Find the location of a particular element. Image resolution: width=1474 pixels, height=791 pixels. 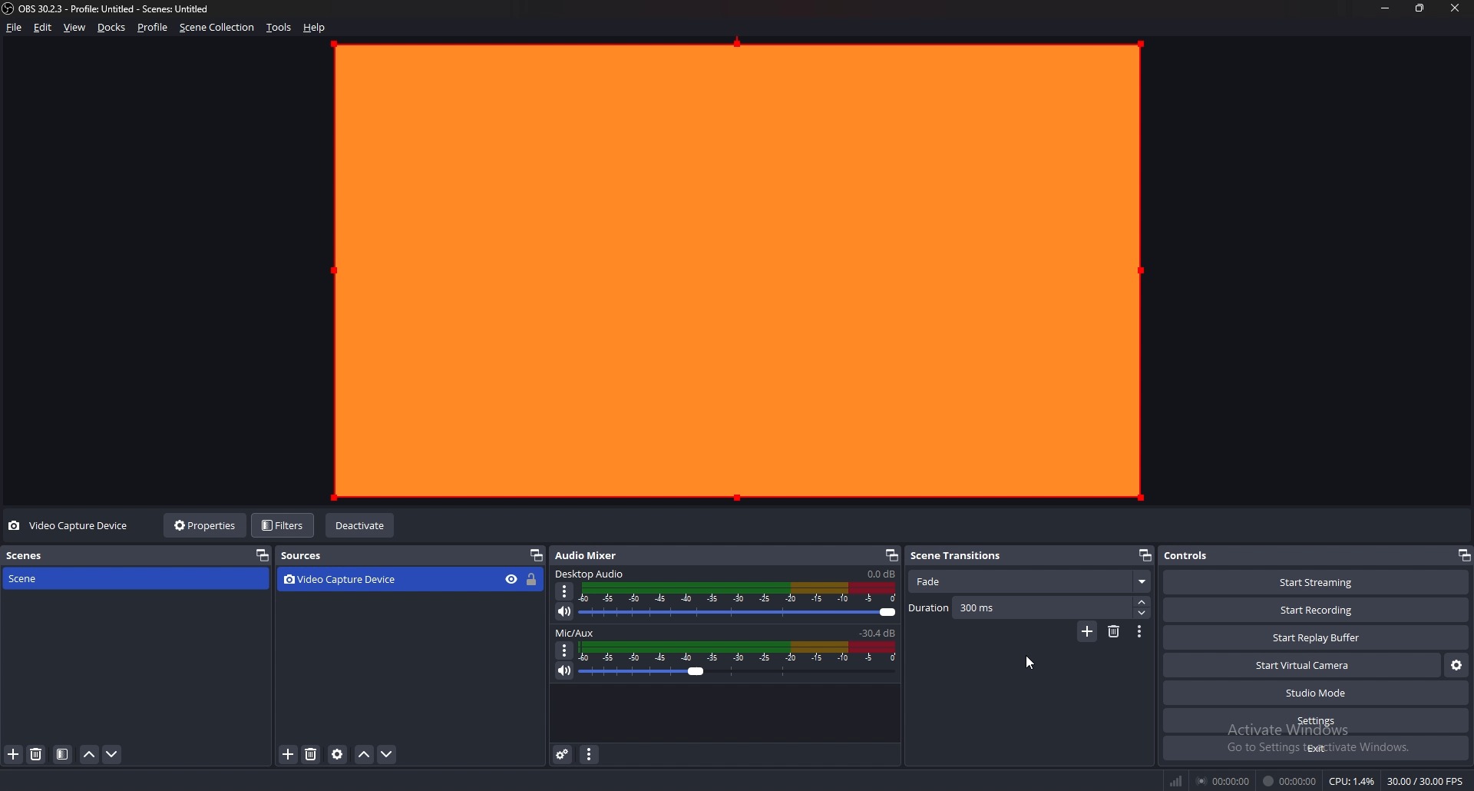

network is located at coordinates (1178, 780).